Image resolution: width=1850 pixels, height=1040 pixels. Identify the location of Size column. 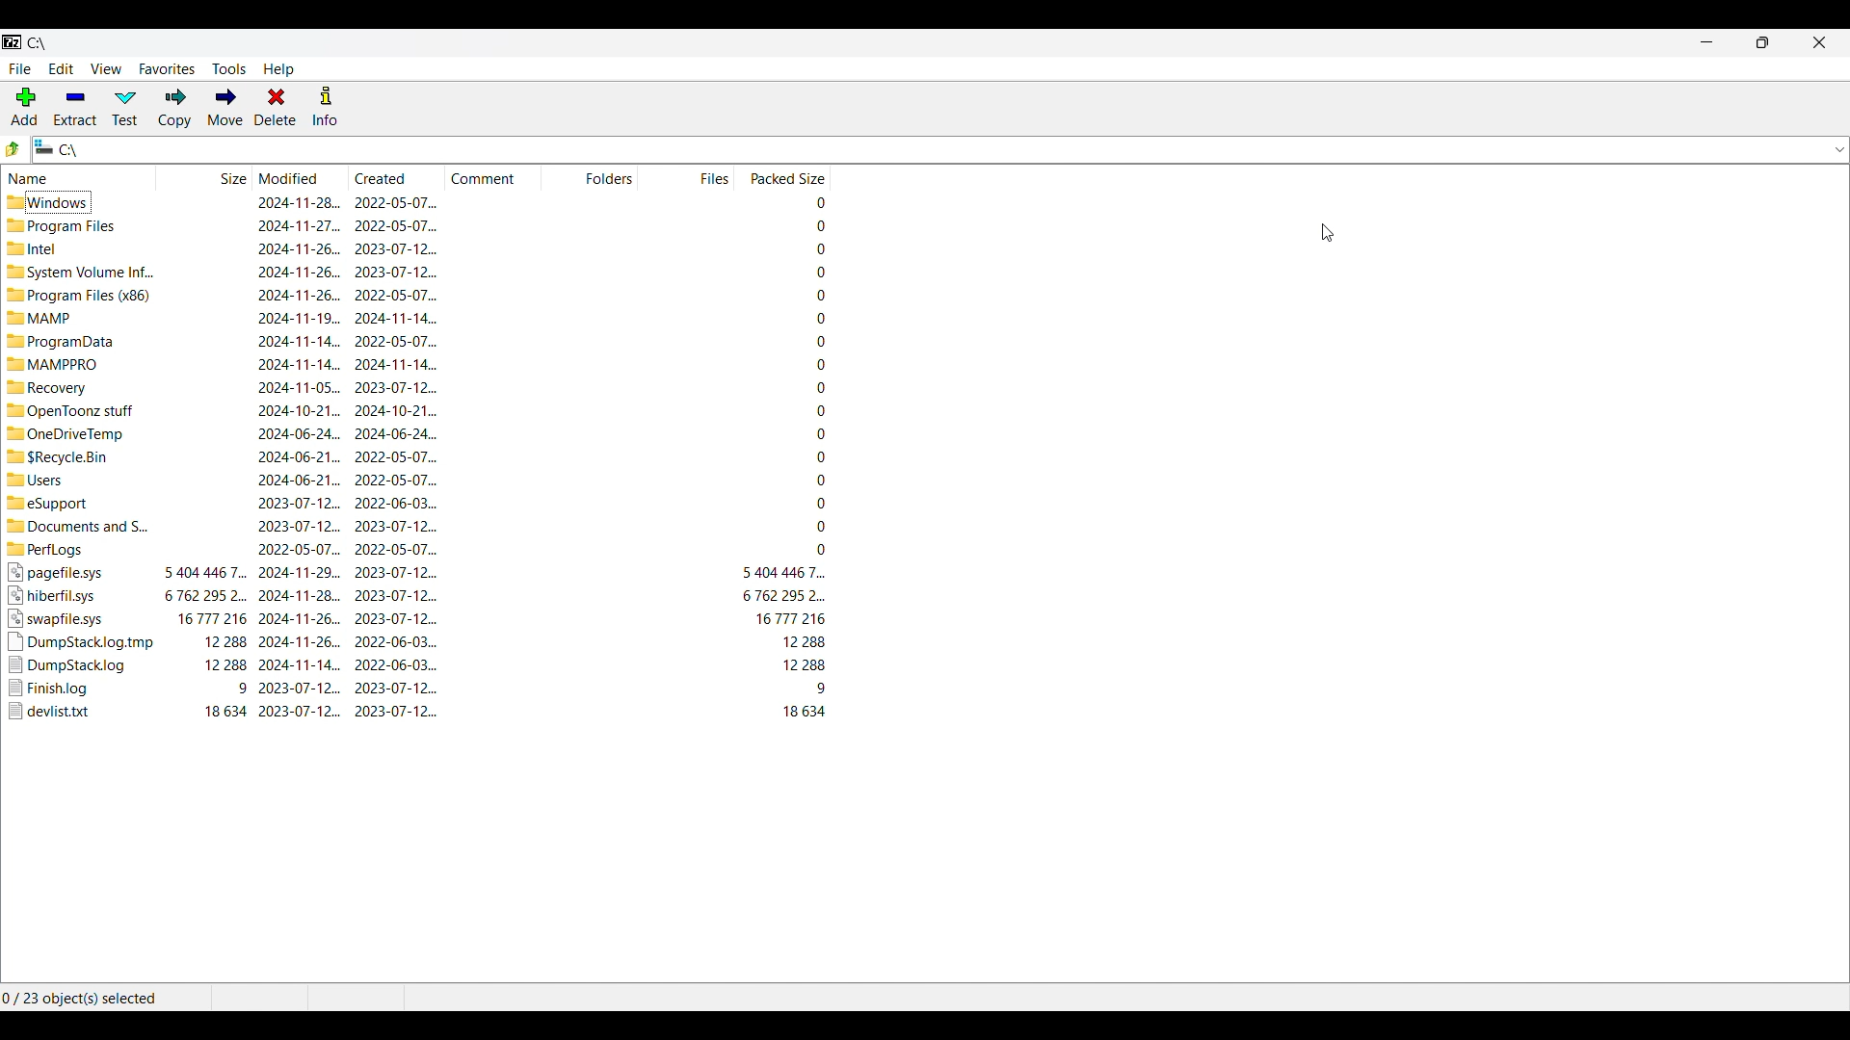
(206, 177).